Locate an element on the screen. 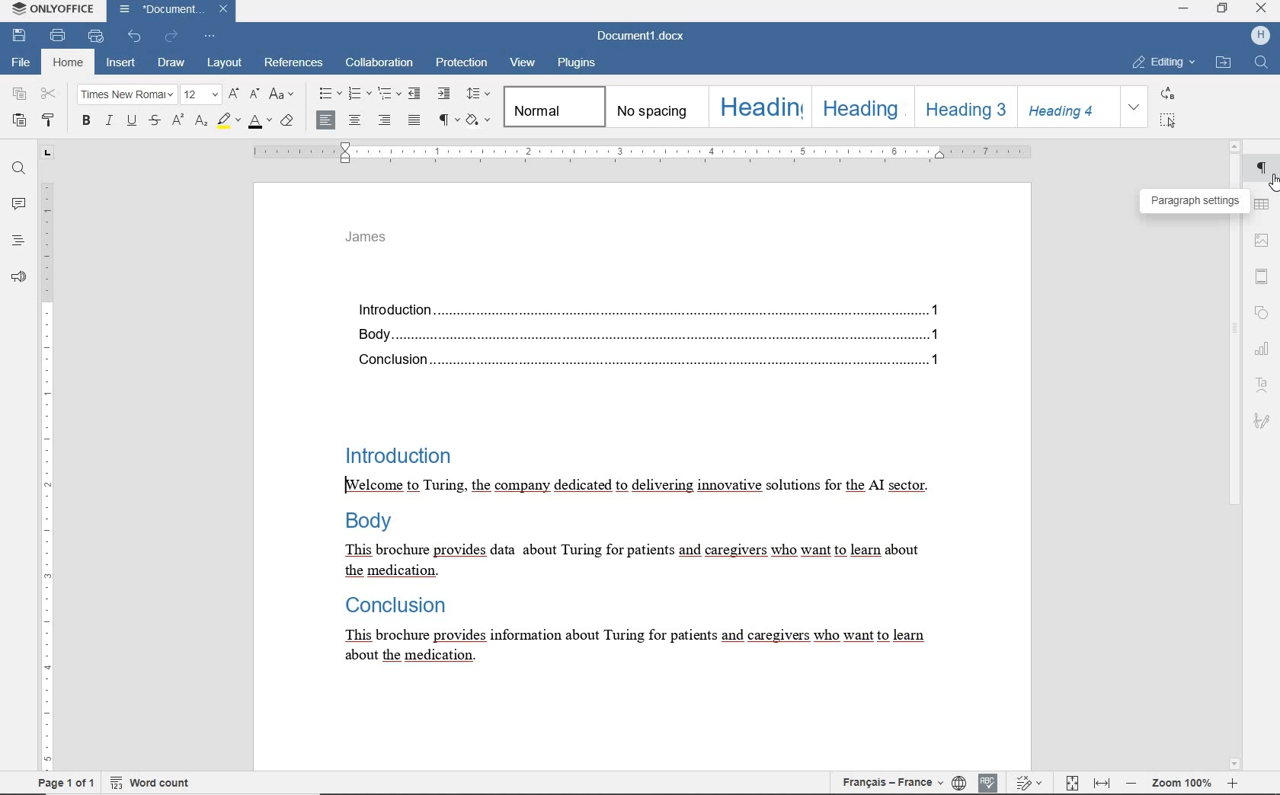 The width and height of the screenshot is (1280, 795). save is located at coordinates (21, 37).